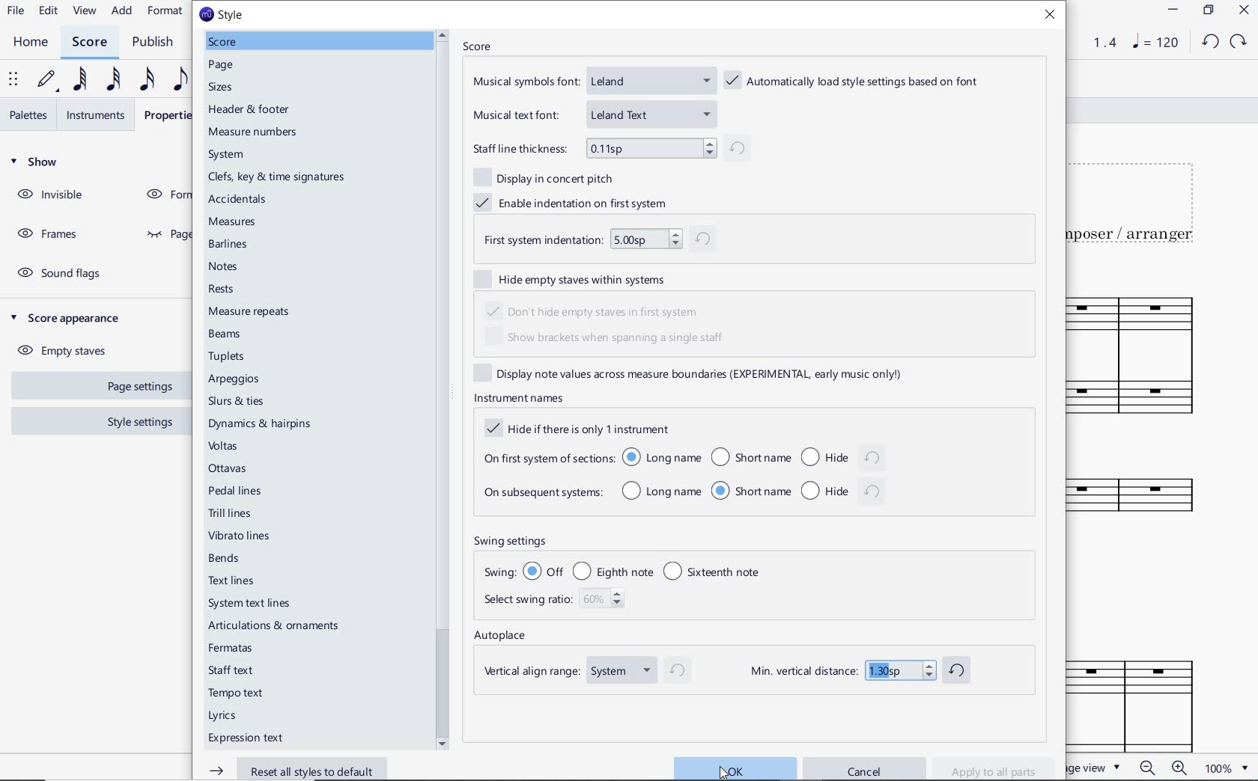 This screenshot has height=781, width=1258. What do you see at coordinates (662, 457) in the screenshot?
I see `long name` at bounding box center [662, 457].